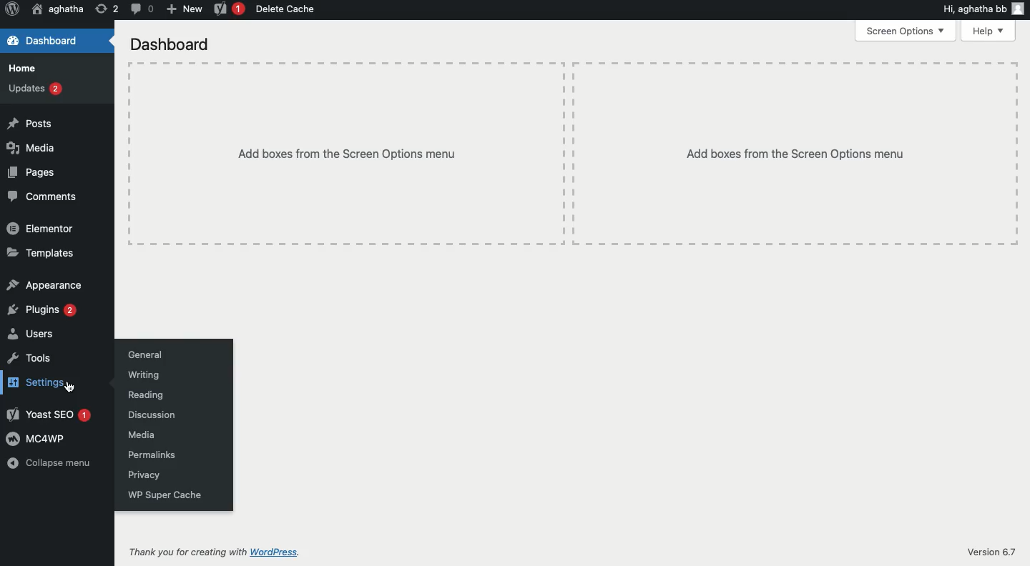  What do you see at coordinates (568, 152) in the screenshot?
I see `Table line` at bounding box center [568, 152].